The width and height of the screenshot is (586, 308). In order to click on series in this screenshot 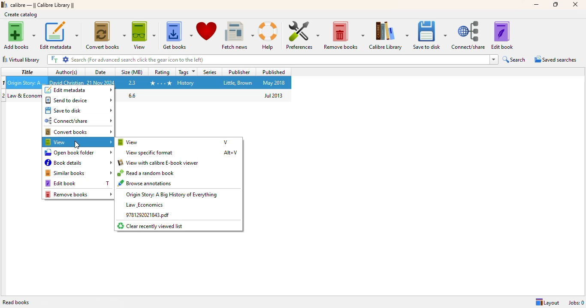, I will do `click(209, 72)`.